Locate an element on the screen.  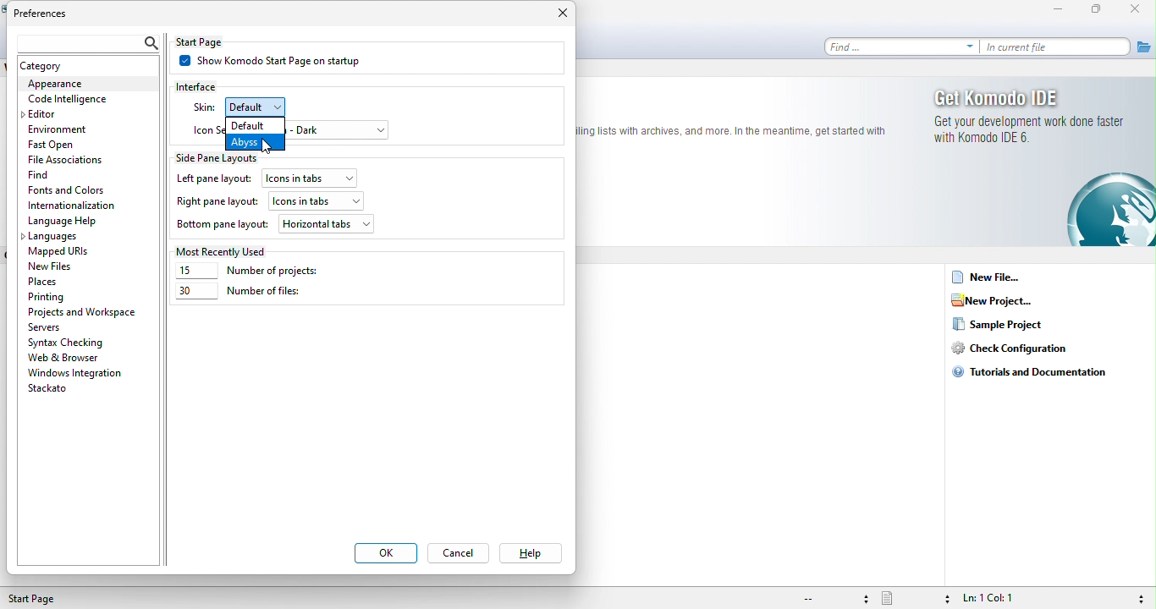
new project is located at coordinates (998, 301).